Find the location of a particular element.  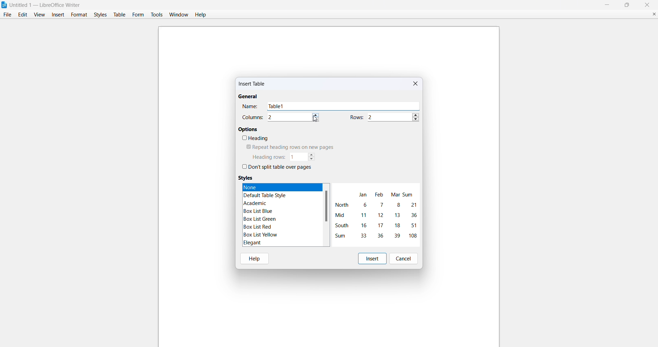

decrease heading rows is located at coordinates (312, 159).